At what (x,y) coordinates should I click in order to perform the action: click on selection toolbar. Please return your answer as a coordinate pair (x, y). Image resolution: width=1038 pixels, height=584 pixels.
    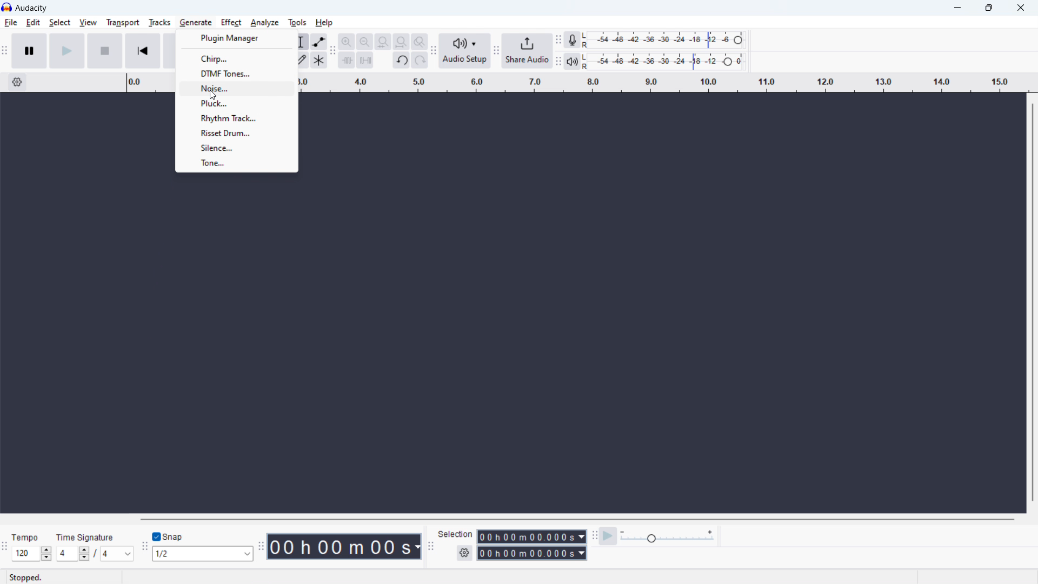
    Looking at the image, I should click on (430, 547).